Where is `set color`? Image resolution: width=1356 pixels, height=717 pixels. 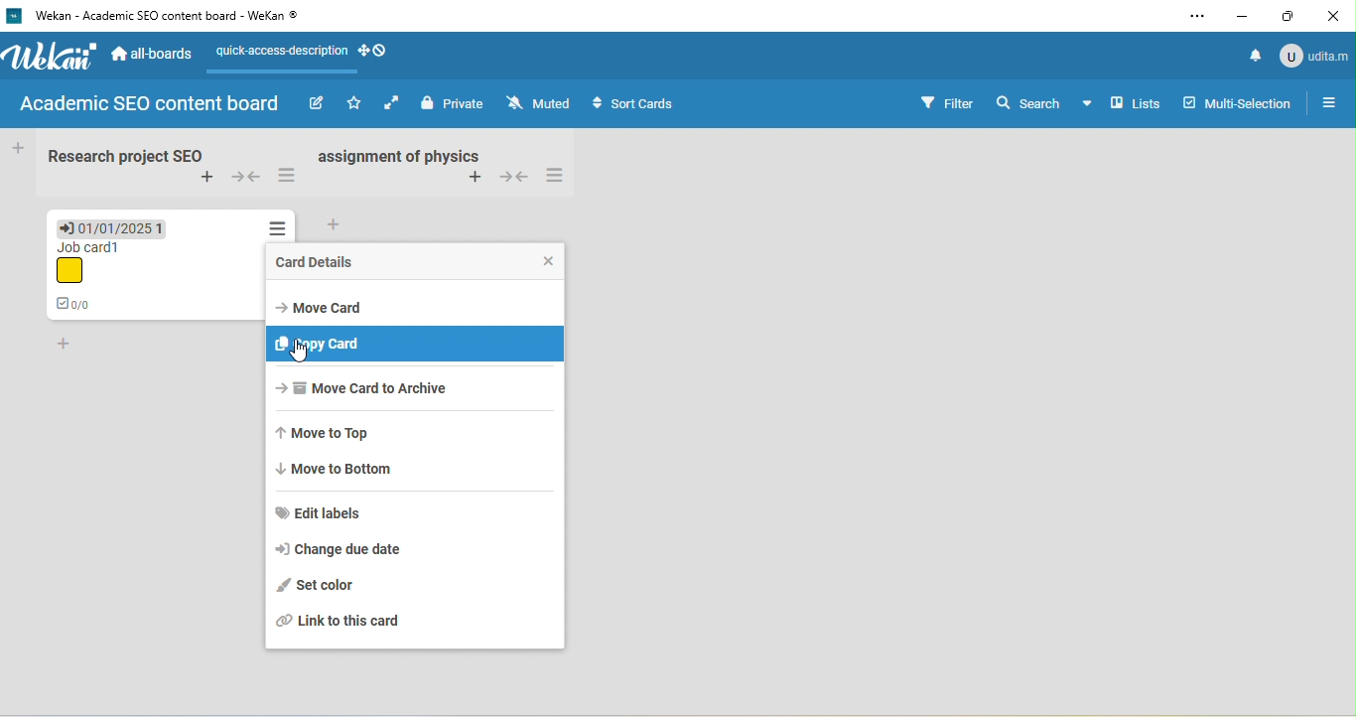 set color is located at coordinates (319, 585).